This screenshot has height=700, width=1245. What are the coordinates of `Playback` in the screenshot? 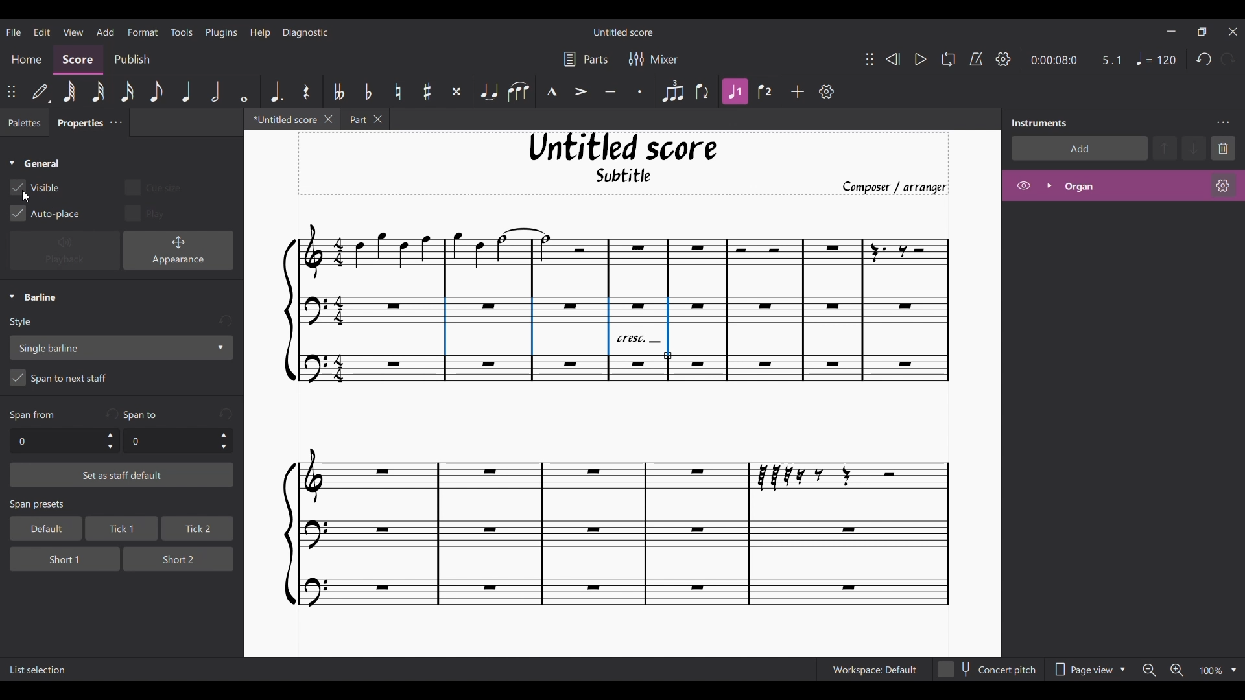 It's located at (65, 251).